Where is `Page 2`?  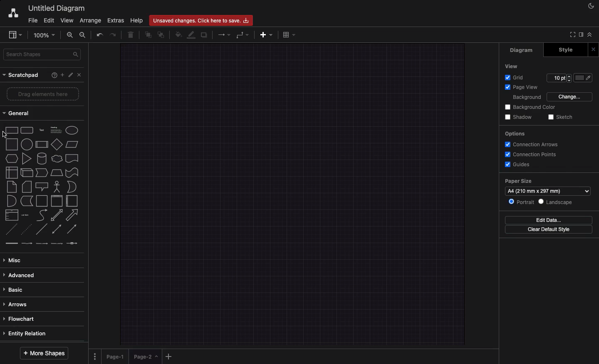 Page 2 is located at coordinates (145, 358).